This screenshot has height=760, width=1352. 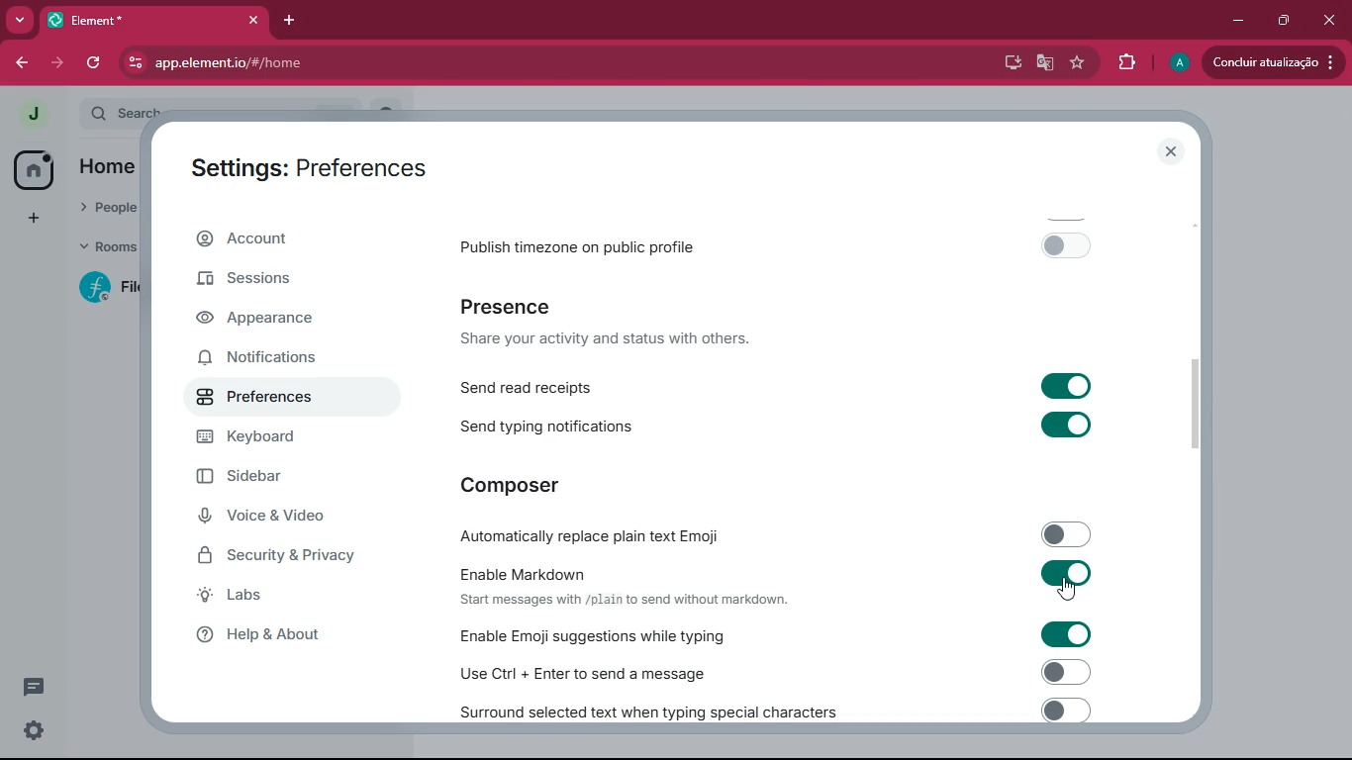 I want to click on refresh, so click(x=96, y=61).